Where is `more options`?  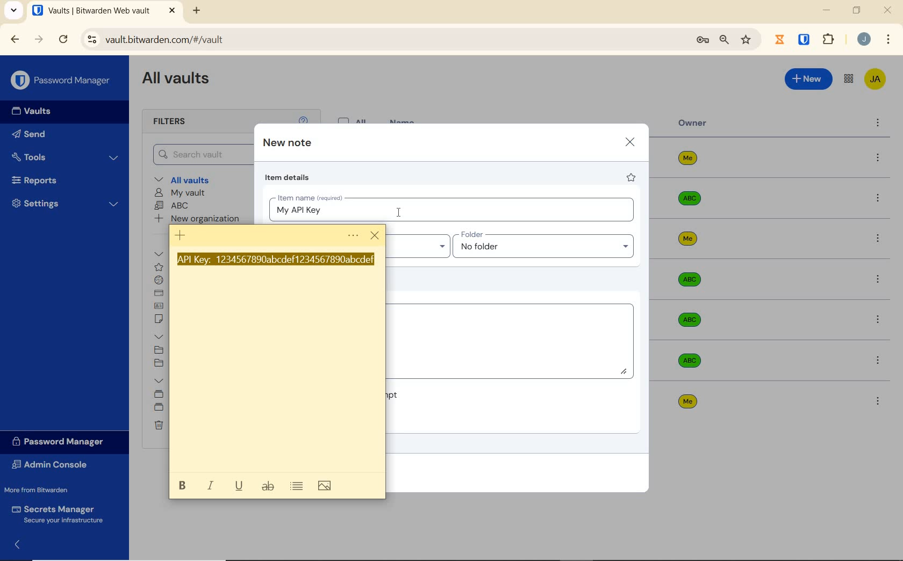
more options is located at coordinates (877, 279).